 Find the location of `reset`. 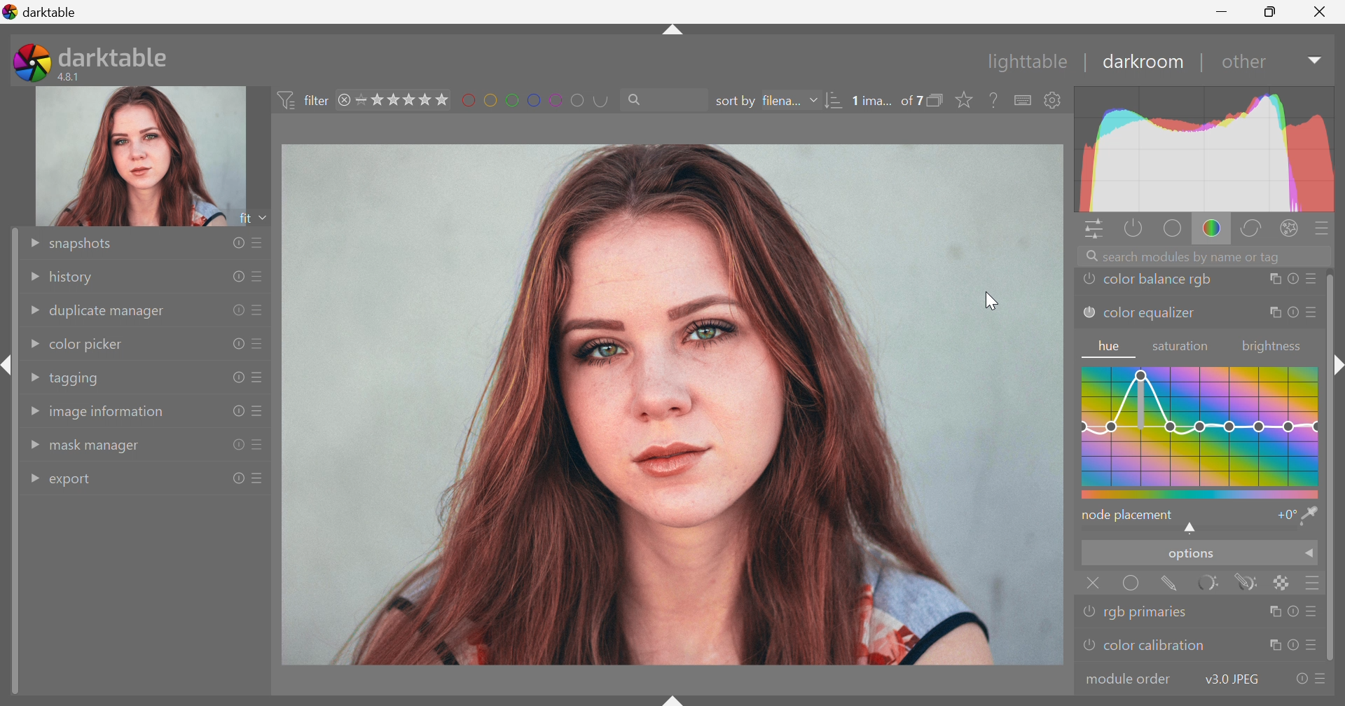

reset is located at coordinates (239, 244).